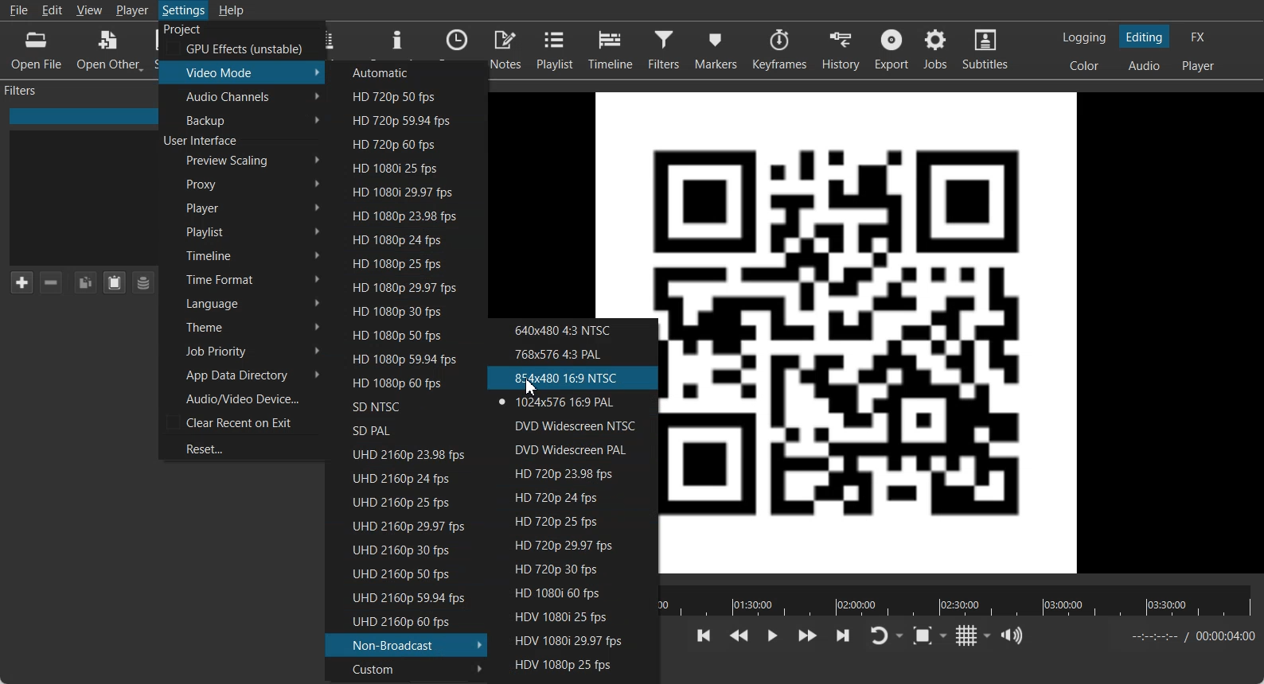  Describe the element at coordinates (403, 309) in the screenshot. I see `HD 1080p 30 fps` at that location.